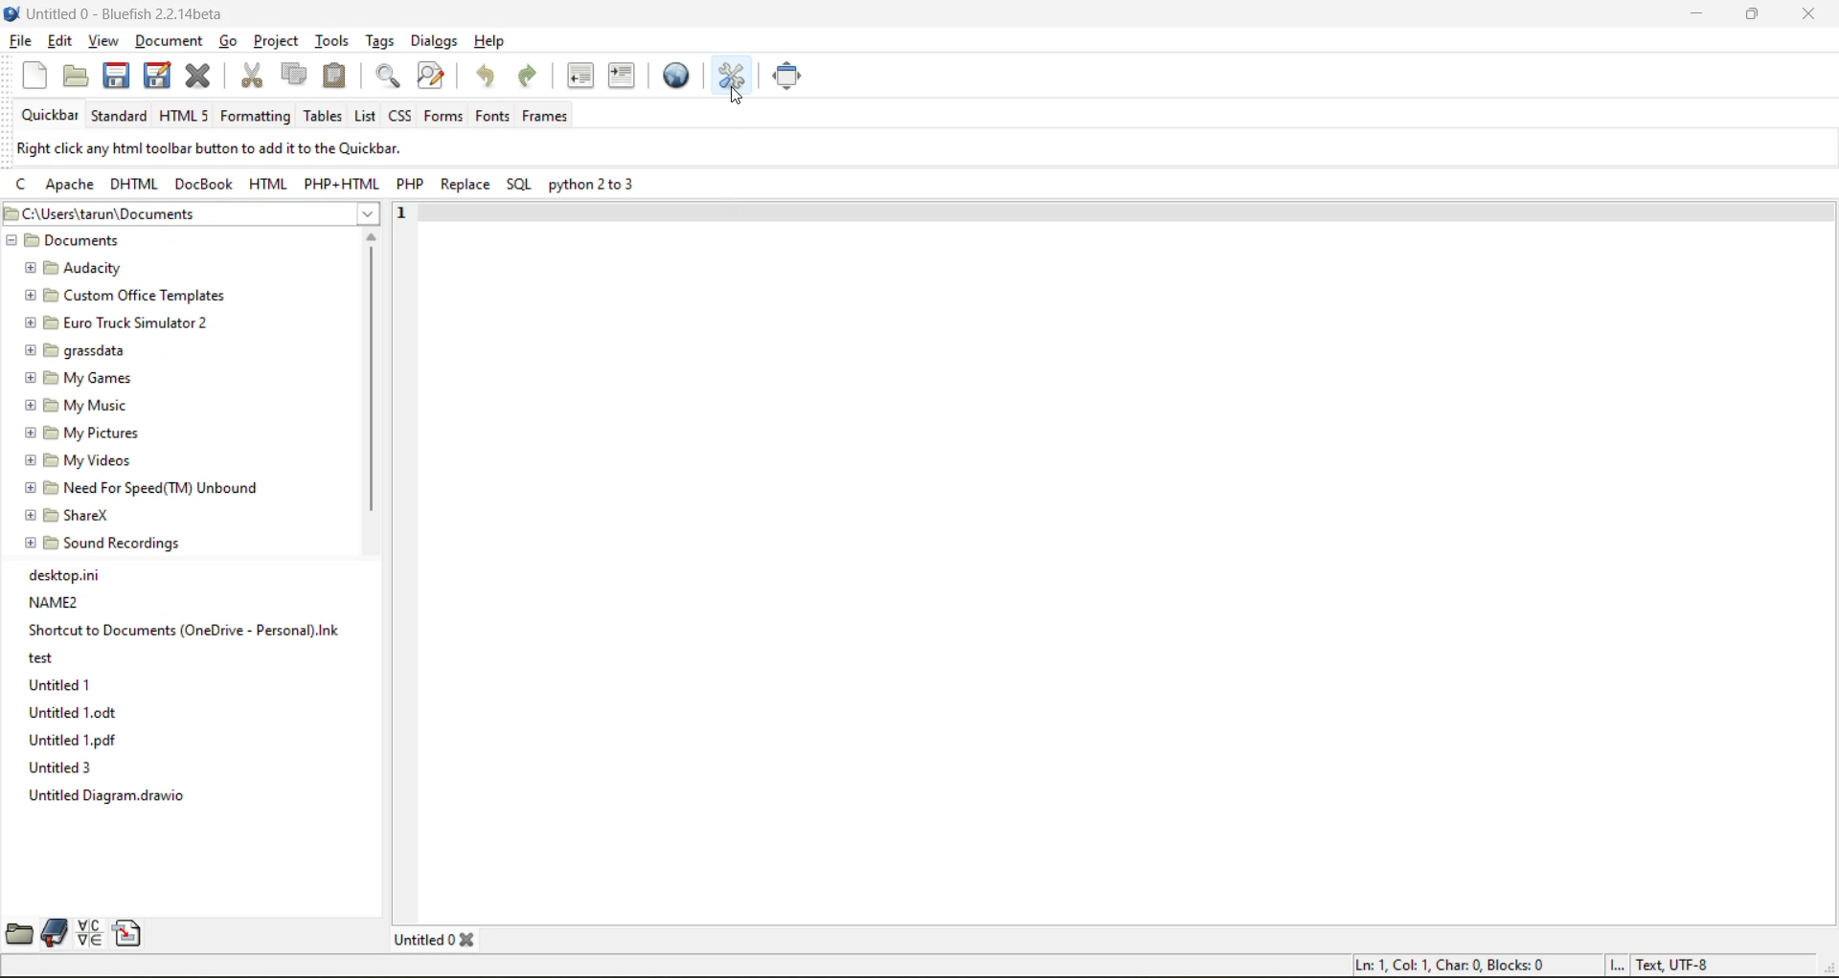 The width and height of the screenshot is (1839, 978). I want to click on quickbar, so click(52, 116).